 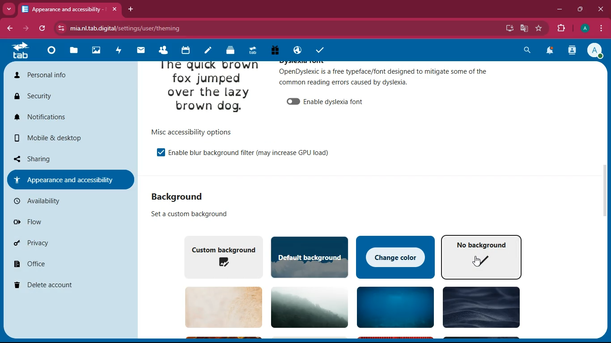 I want to click on images, so click(x=95, y=50).